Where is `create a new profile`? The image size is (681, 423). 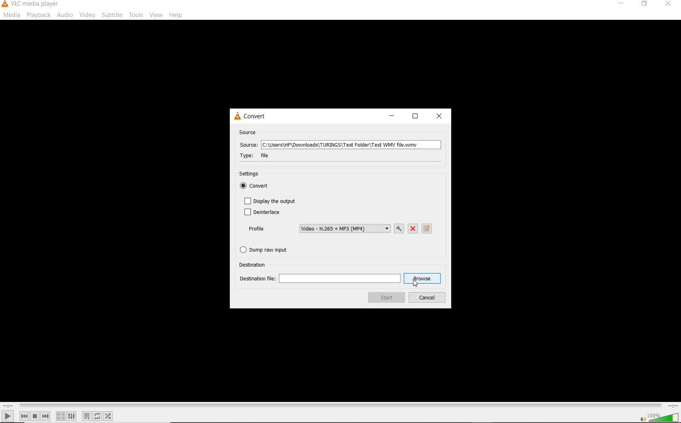 create a new profile is located at coordinates (428, 229).